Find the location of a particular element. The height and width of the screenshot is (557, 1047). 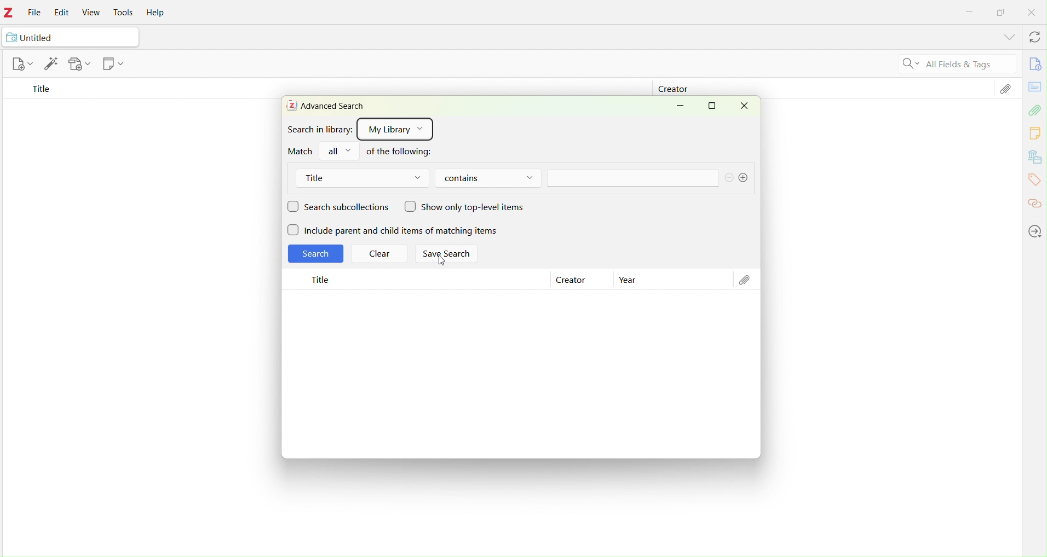

Edit is located at coordinates (64, 13).